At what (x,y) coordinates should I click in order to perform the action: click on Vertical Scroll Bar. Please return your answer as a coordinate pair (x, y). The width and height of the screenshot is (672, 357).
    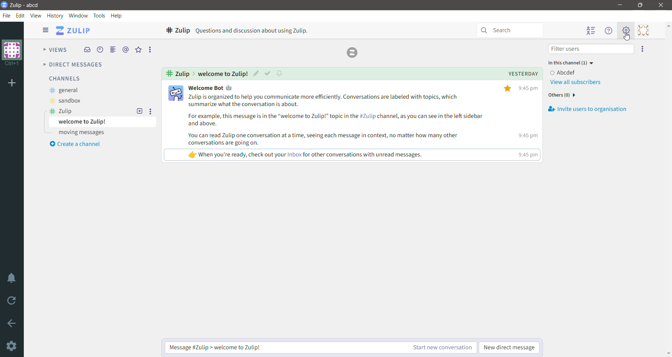
    Looking at the image, I should click on (668, 189).